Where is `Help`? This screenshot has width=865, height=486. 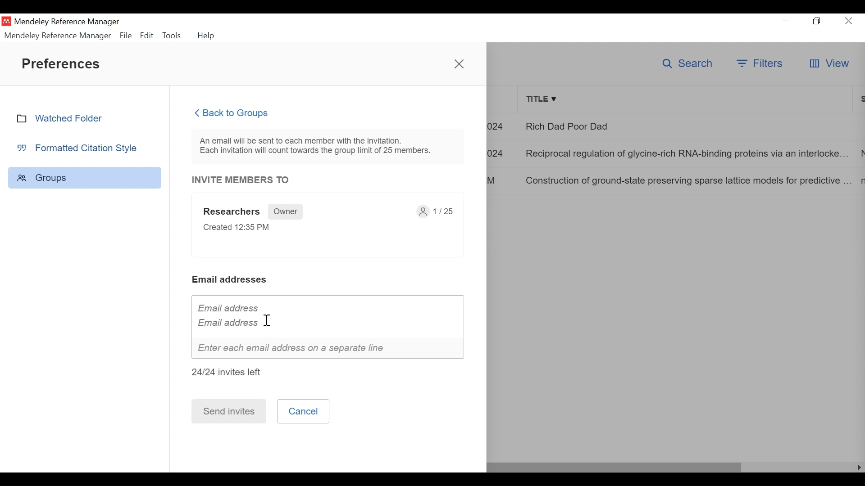
Help is located at coordinates (207, 36).